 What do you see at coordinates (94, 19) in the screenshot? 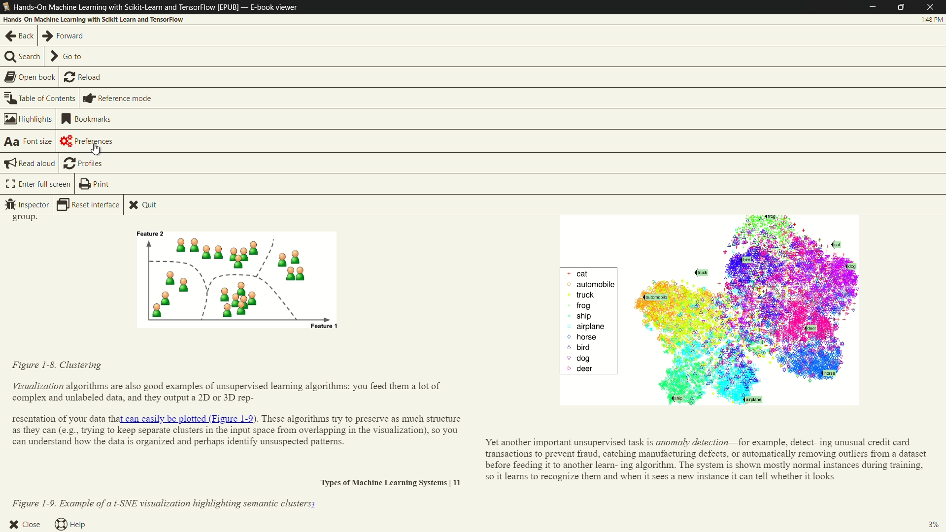
I see `hands on machine learning with scikit-learn and tensorflow` at bounding box center [94, 19].